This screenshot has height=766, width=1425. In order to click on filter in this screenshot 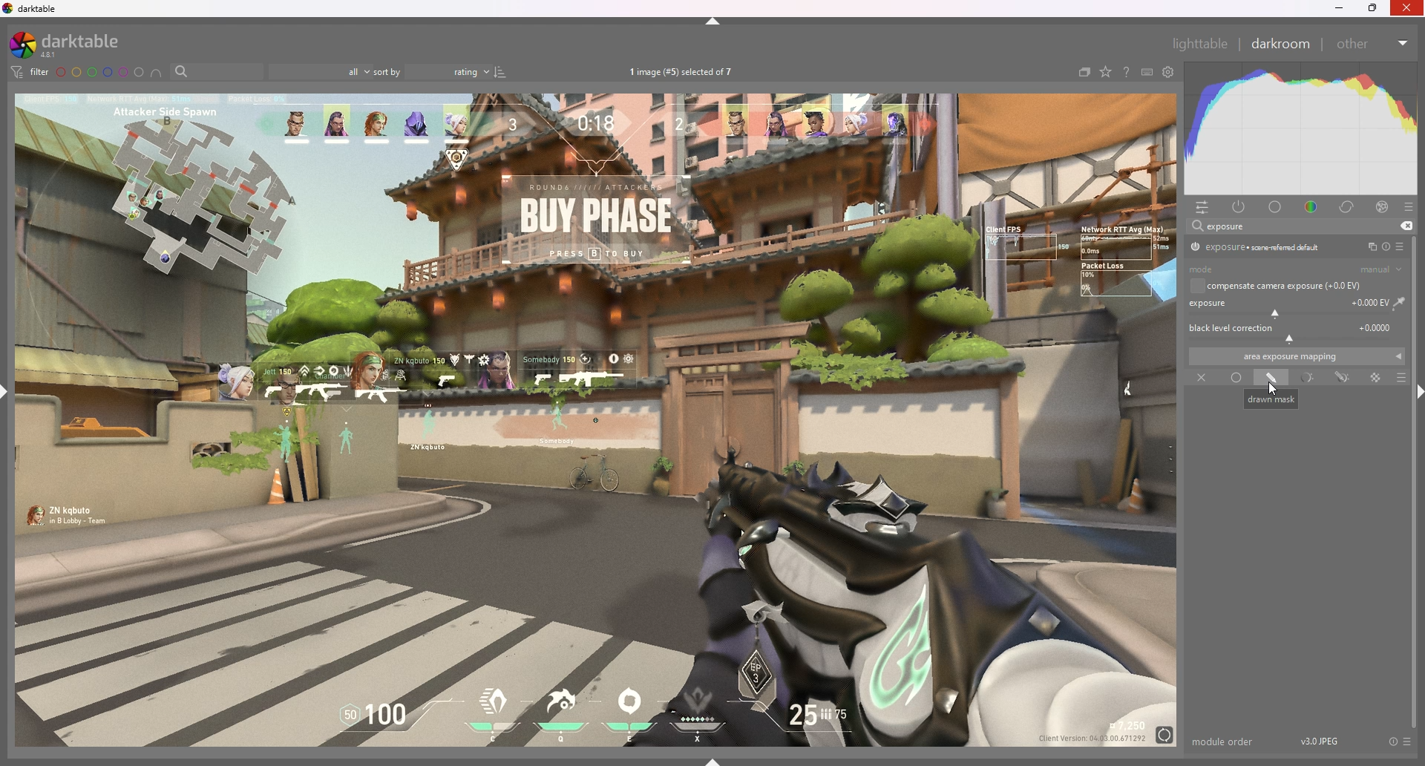, I will do `click(31, 72)`.